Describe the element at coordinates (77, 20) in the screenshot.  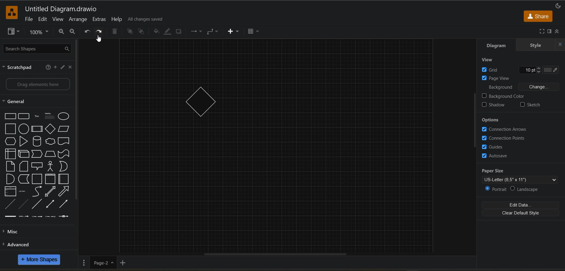
I see `arrange` at that location.